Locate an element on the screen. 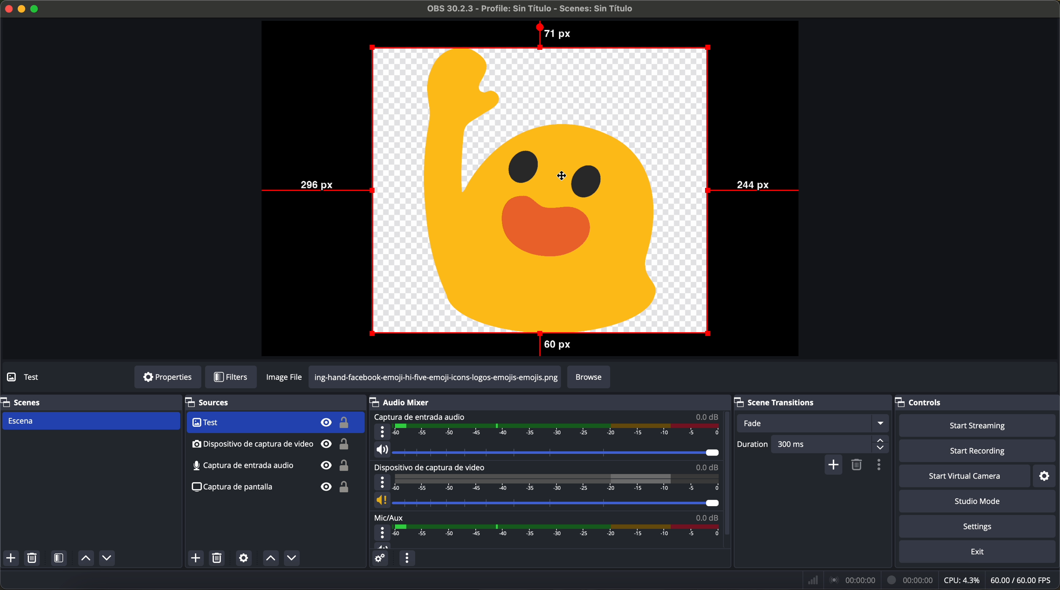 The width and height of the screenshot is (1060, 590). browse is located at coordinates (589, 377).